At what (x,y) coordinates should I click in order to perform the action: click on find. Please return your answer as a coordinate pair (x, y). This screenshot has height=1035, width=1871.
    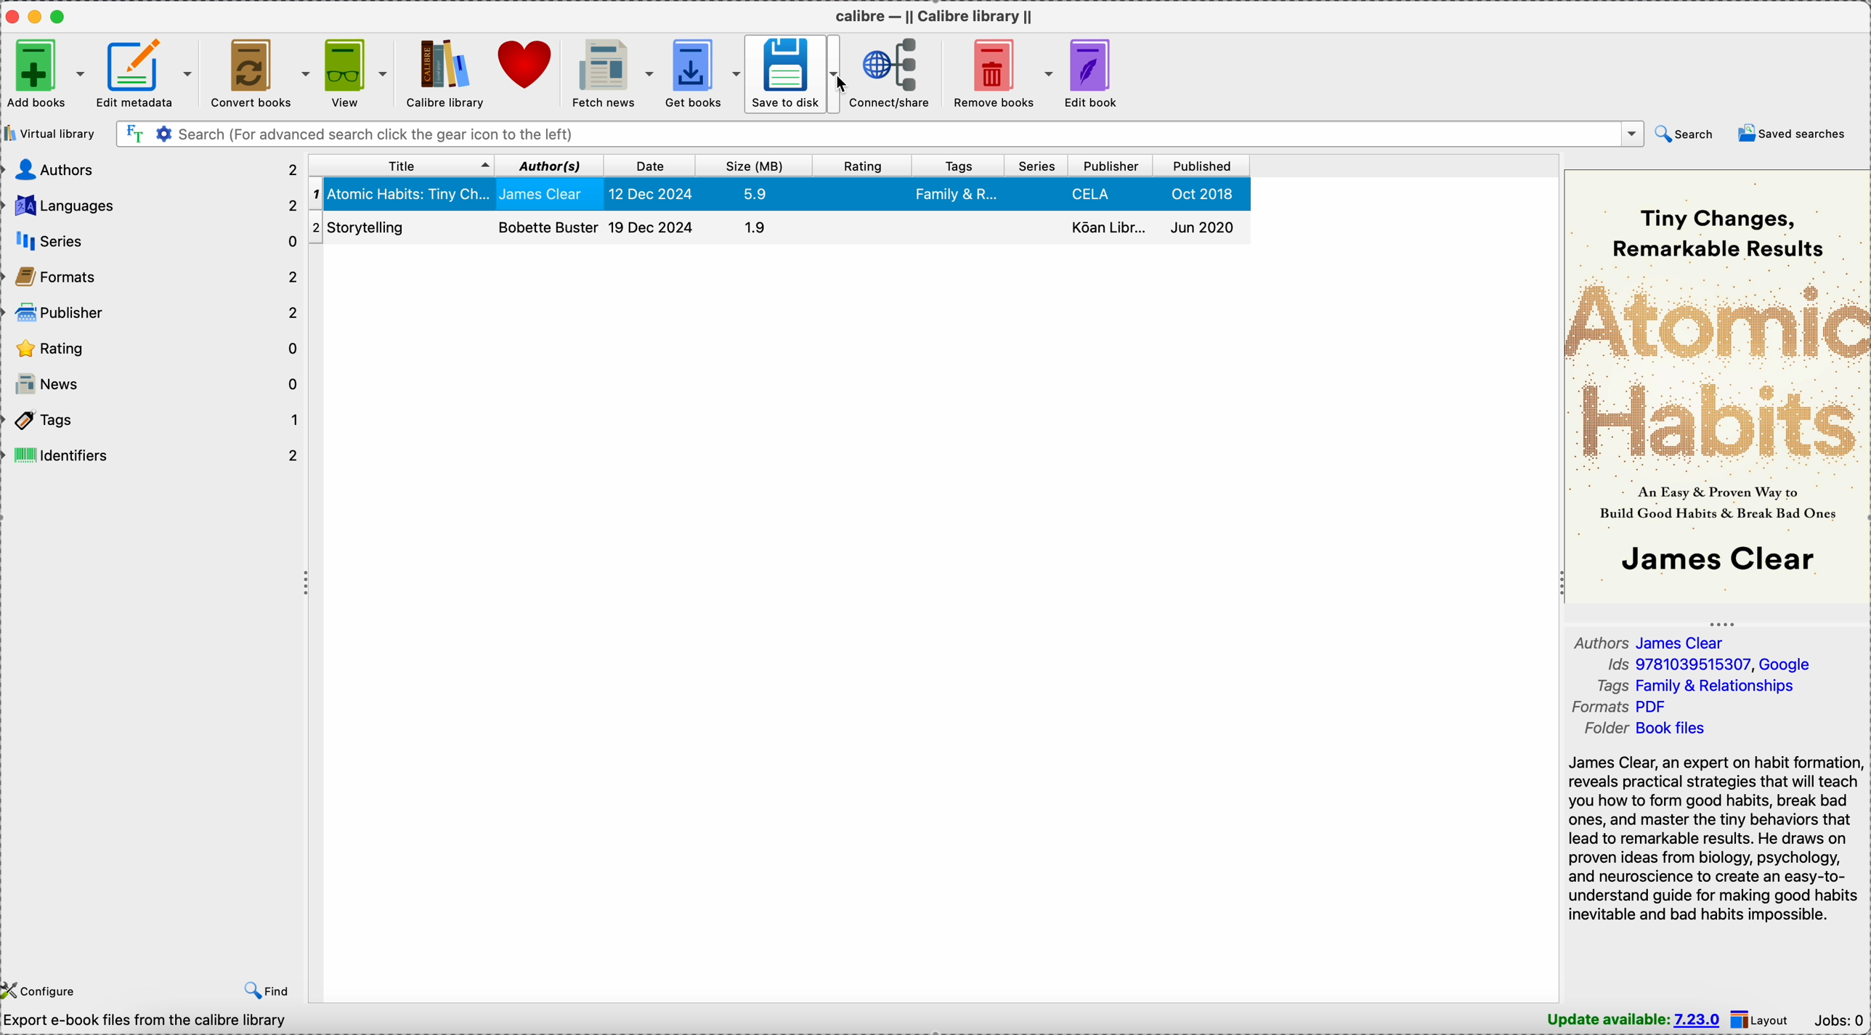
    Looking at the image, I should click on (270, 991).